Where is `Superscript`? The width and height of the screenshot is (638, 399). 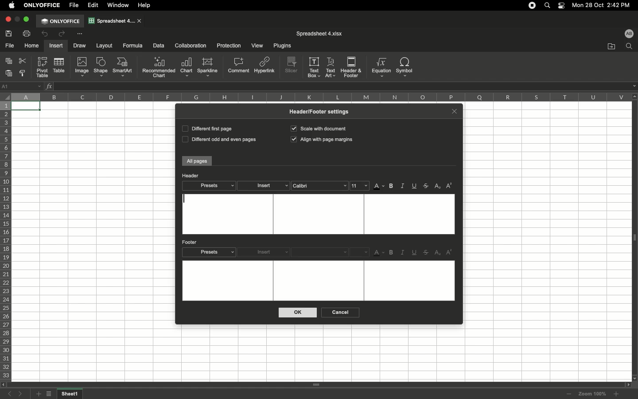 Superscript is located at coordinates (449, 186).